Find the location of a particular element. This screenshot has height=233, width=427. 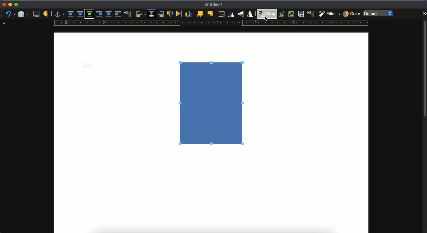

minimize is located at coordinates (10, 4).